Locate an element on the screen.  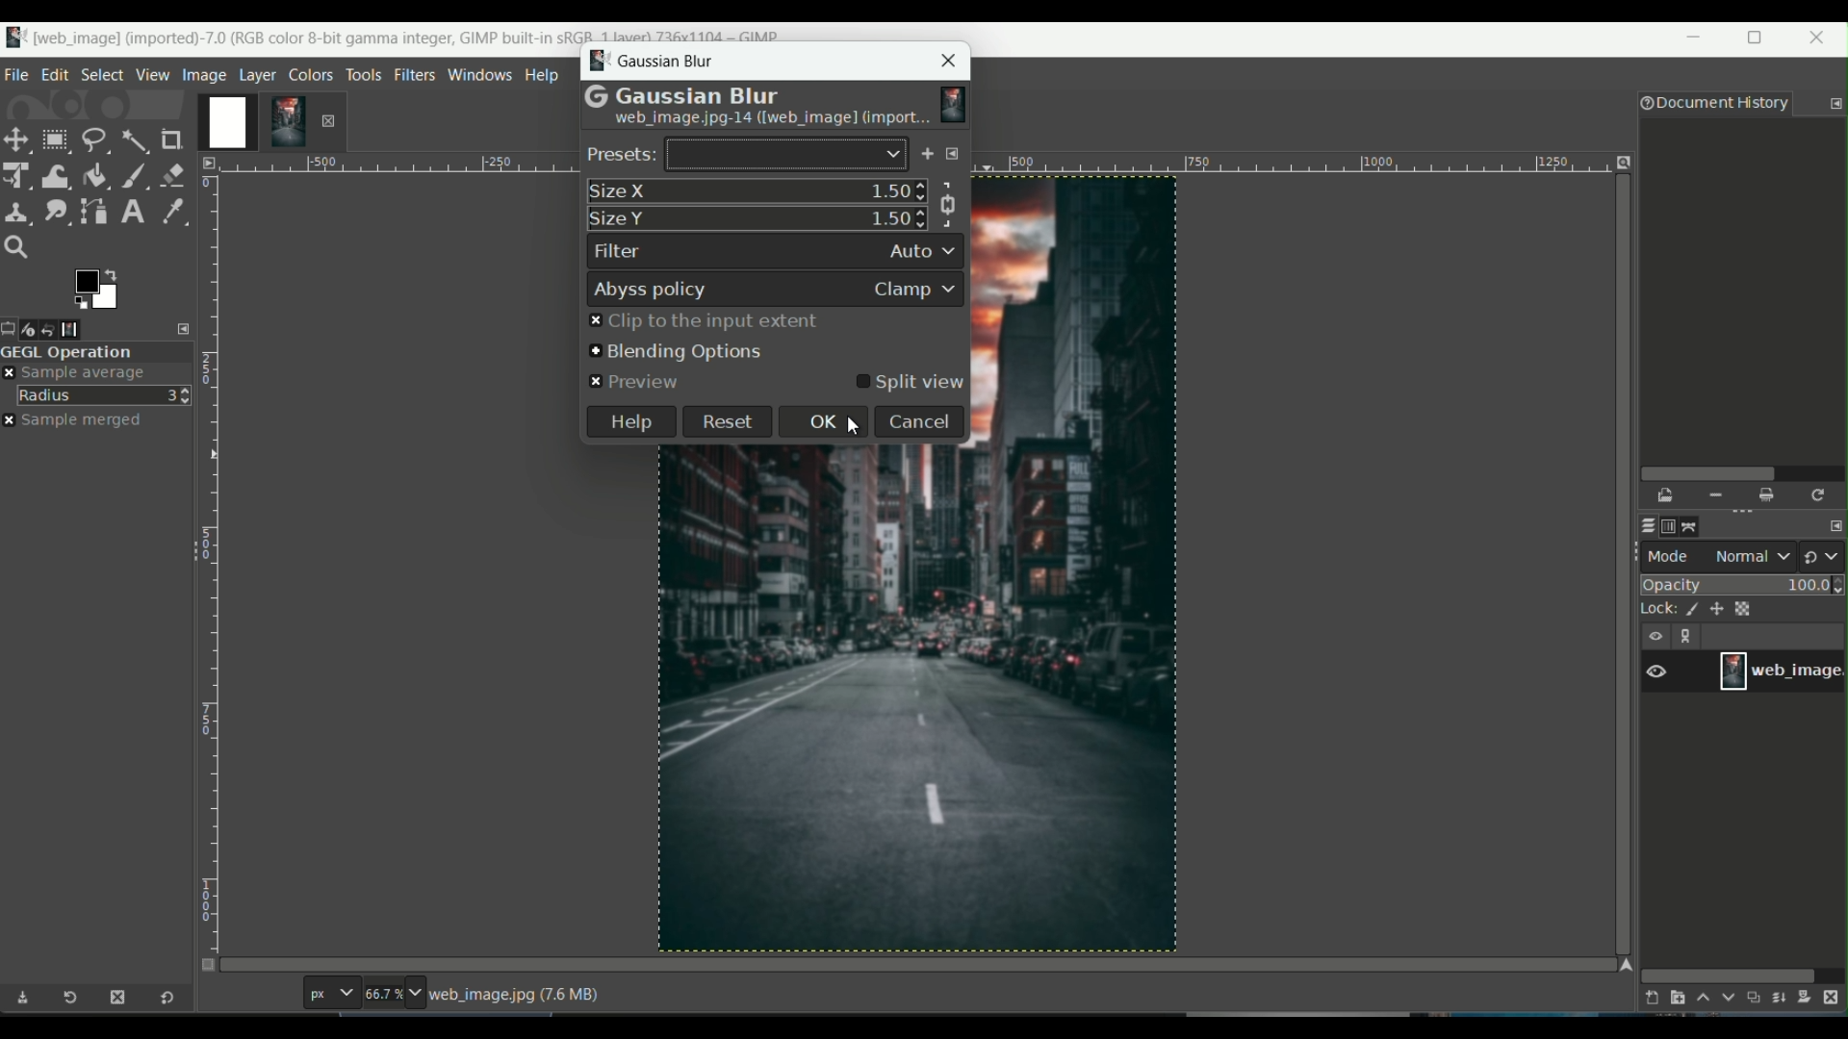
smudge tool is located at coordinates (55, 211).